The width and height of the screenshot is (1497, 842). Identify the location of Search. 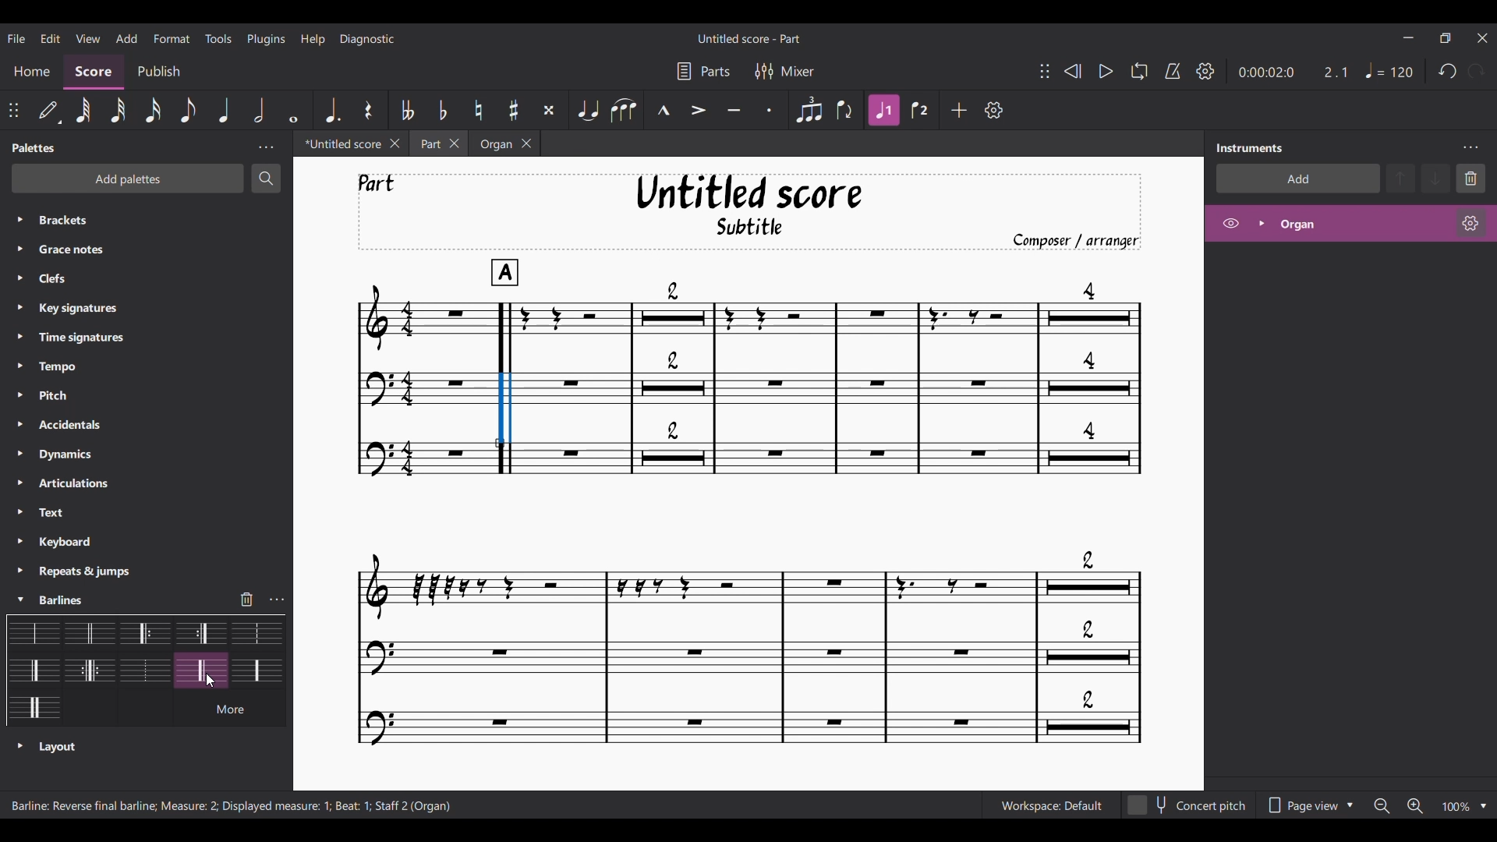
(266, 179).